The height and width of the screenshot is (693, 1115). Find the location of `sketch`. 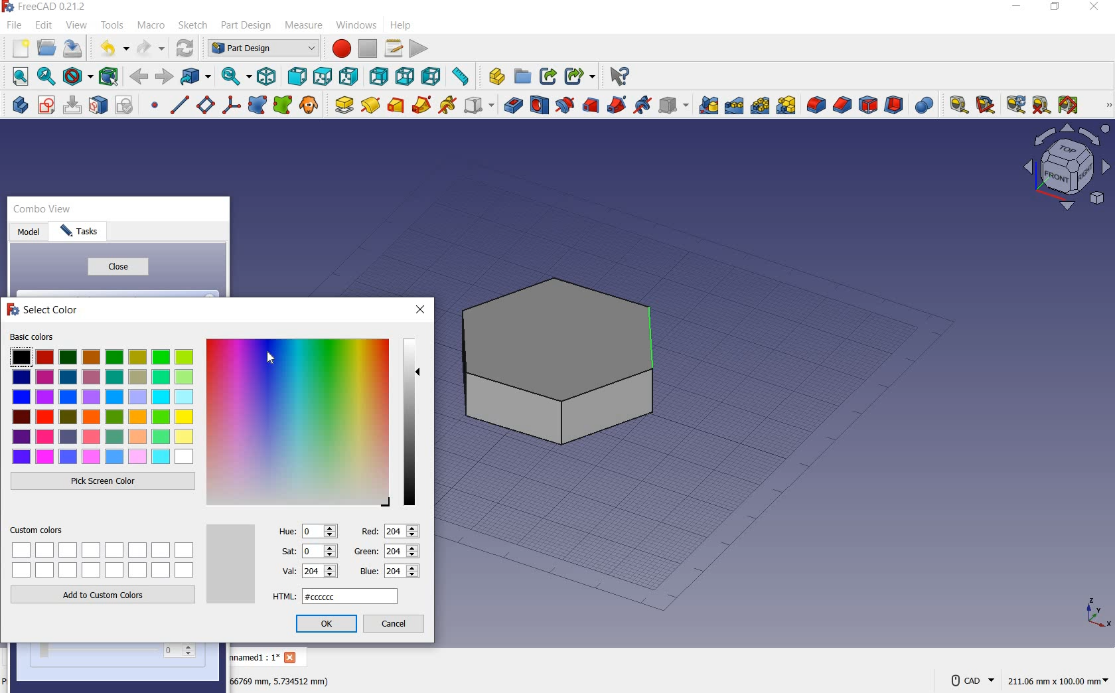

sketch is located at coordinates (192, 25).